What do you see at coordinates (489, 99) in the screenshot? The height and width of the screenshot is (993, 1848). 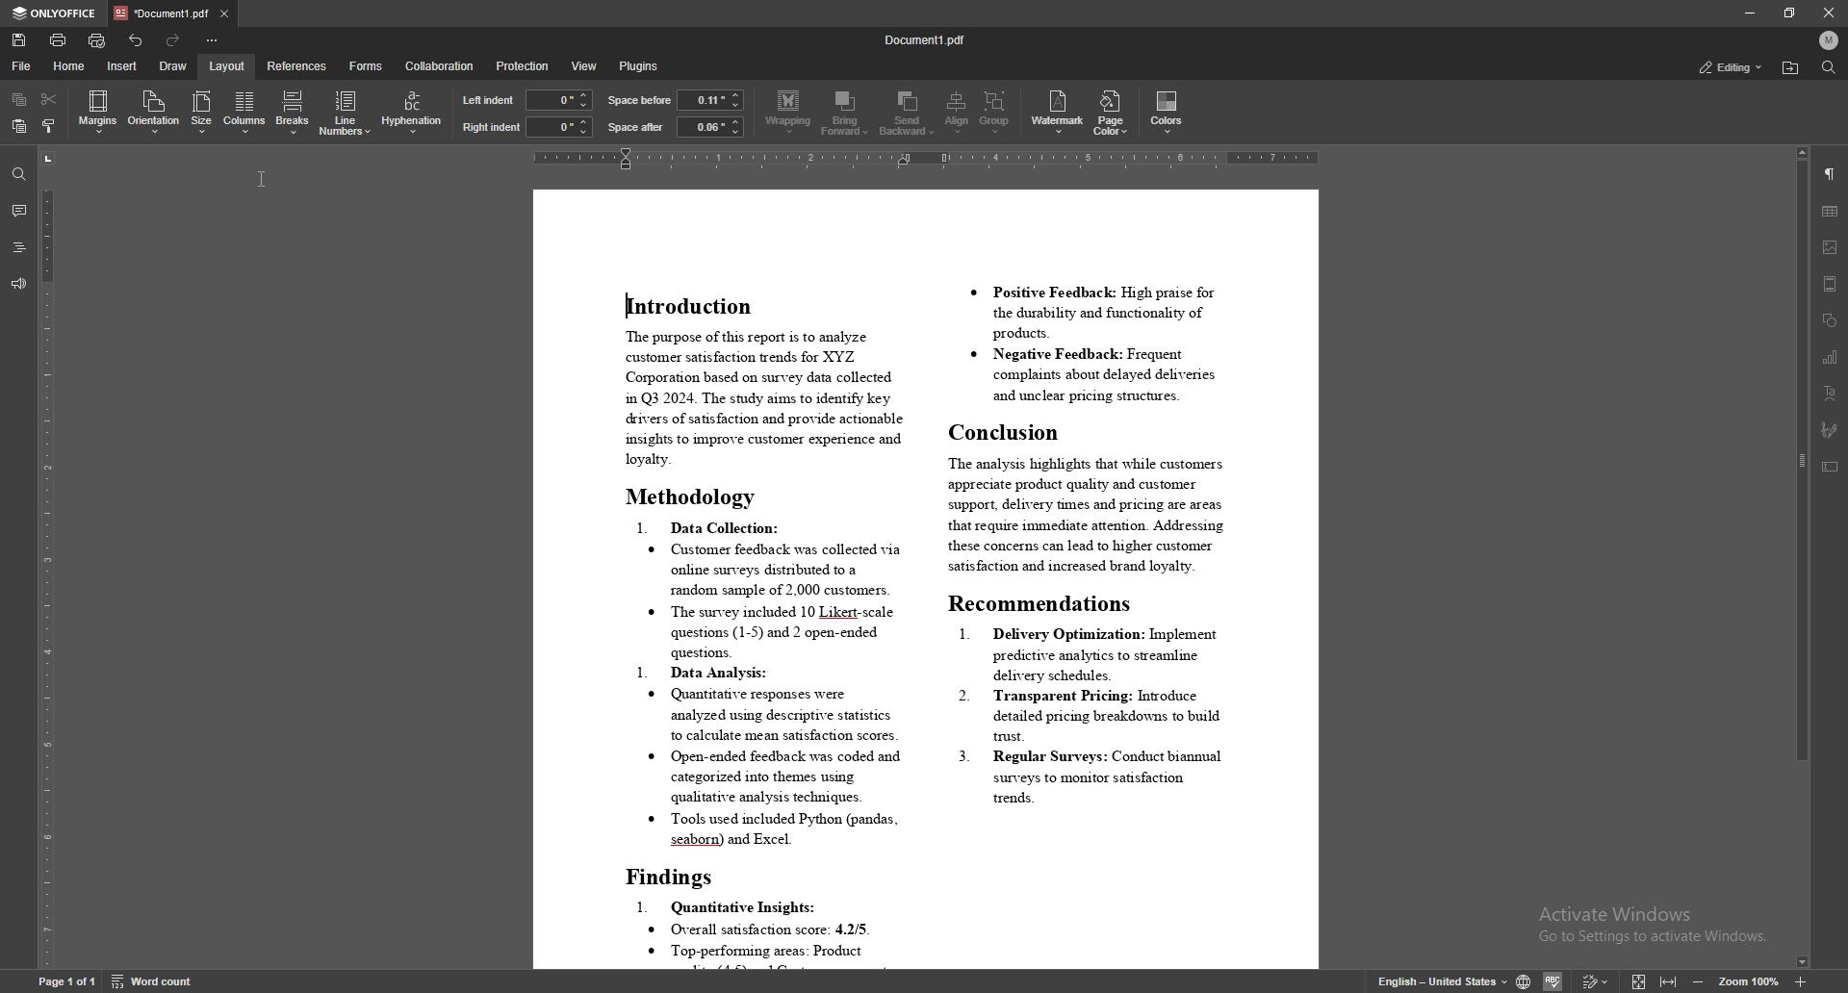 I see `left indent` at bounding box center [489, 99].